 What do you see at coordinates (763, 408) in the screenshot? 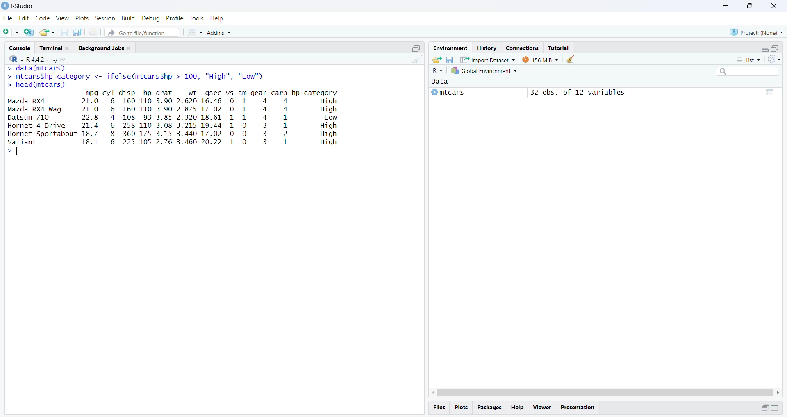
I see `Minimize` at bounding box center [763, 408].